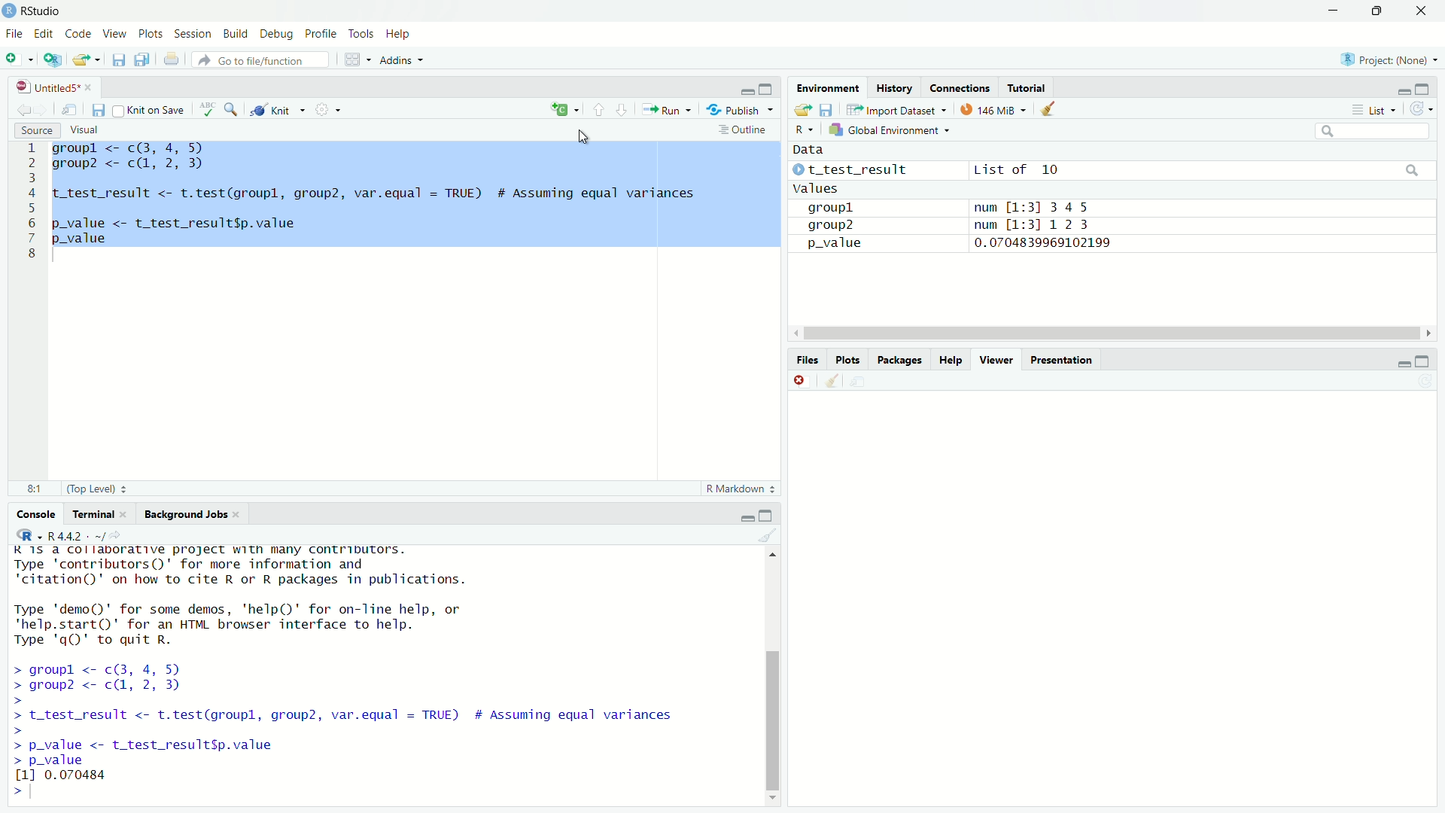  I want to click on load workspace, so click(802, 109).